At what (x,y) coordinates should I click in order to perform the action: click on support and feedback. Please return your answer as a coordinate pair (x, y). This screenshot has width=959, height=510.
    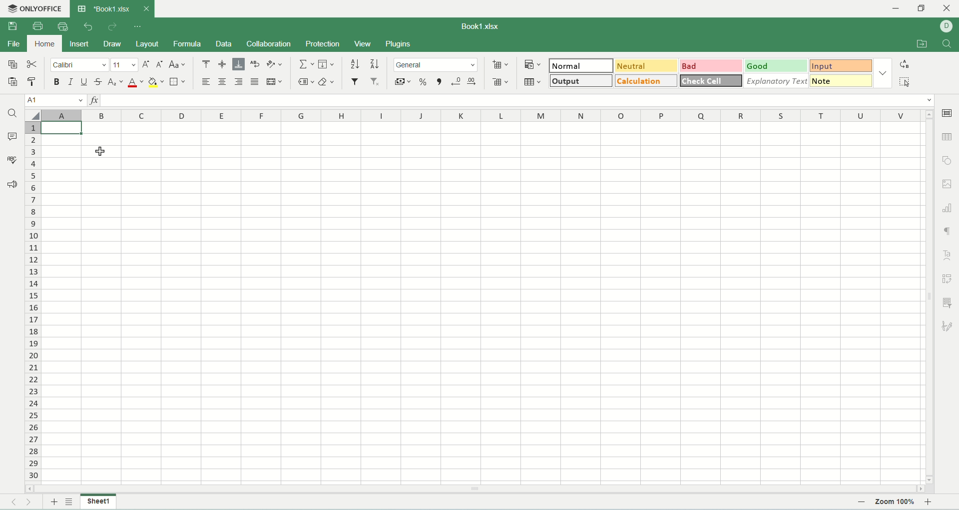
    Looking at the image, I should click on (12, 186).